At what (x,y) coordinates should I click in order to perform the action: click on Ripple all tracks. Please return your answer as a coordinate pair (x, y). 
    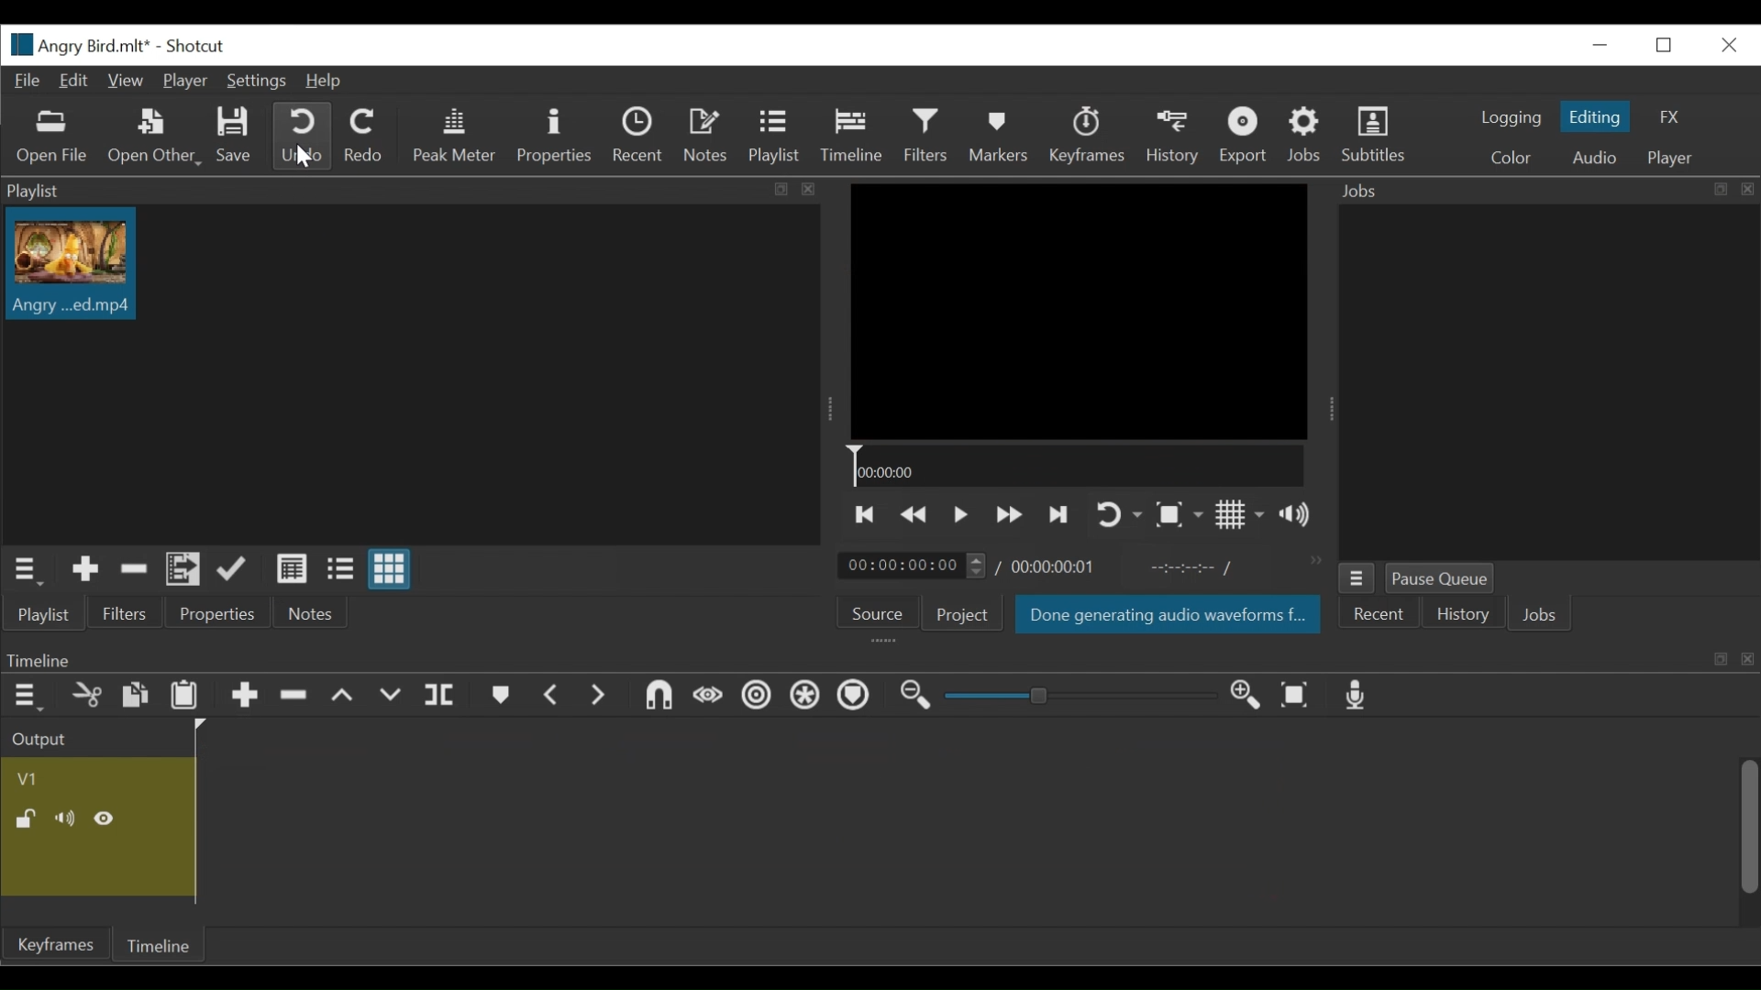
    Looking at the image, I should click on (804, 695).